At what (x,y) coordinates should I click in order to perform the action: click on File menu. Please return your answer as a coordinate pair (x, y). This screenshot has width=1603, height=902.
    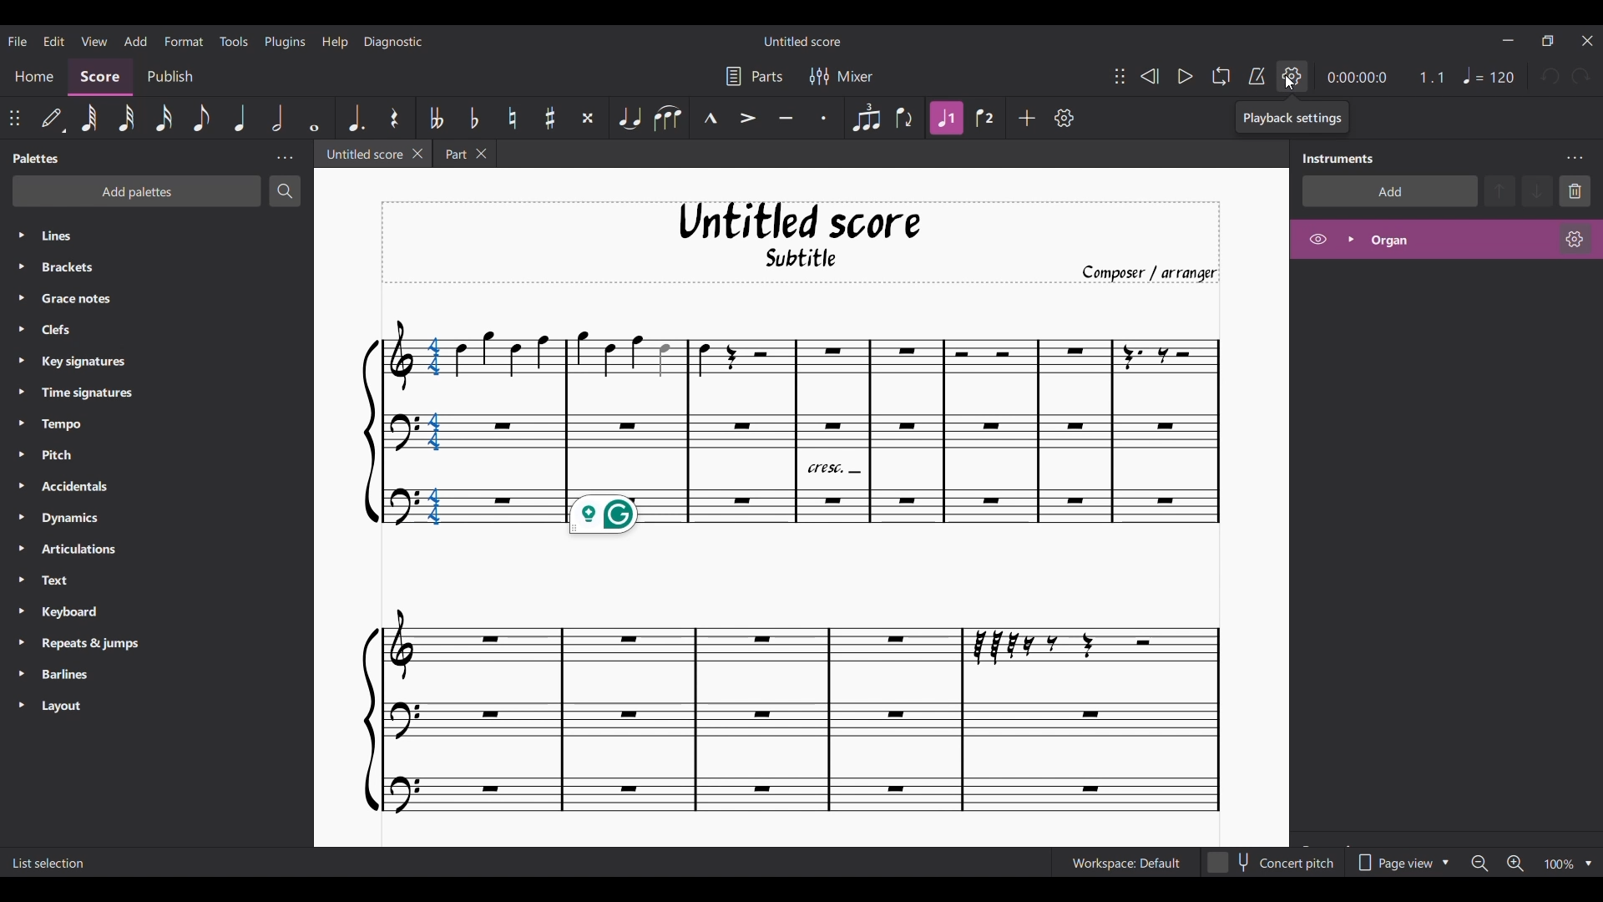
    Looking at the image, I should click on (17, 42).